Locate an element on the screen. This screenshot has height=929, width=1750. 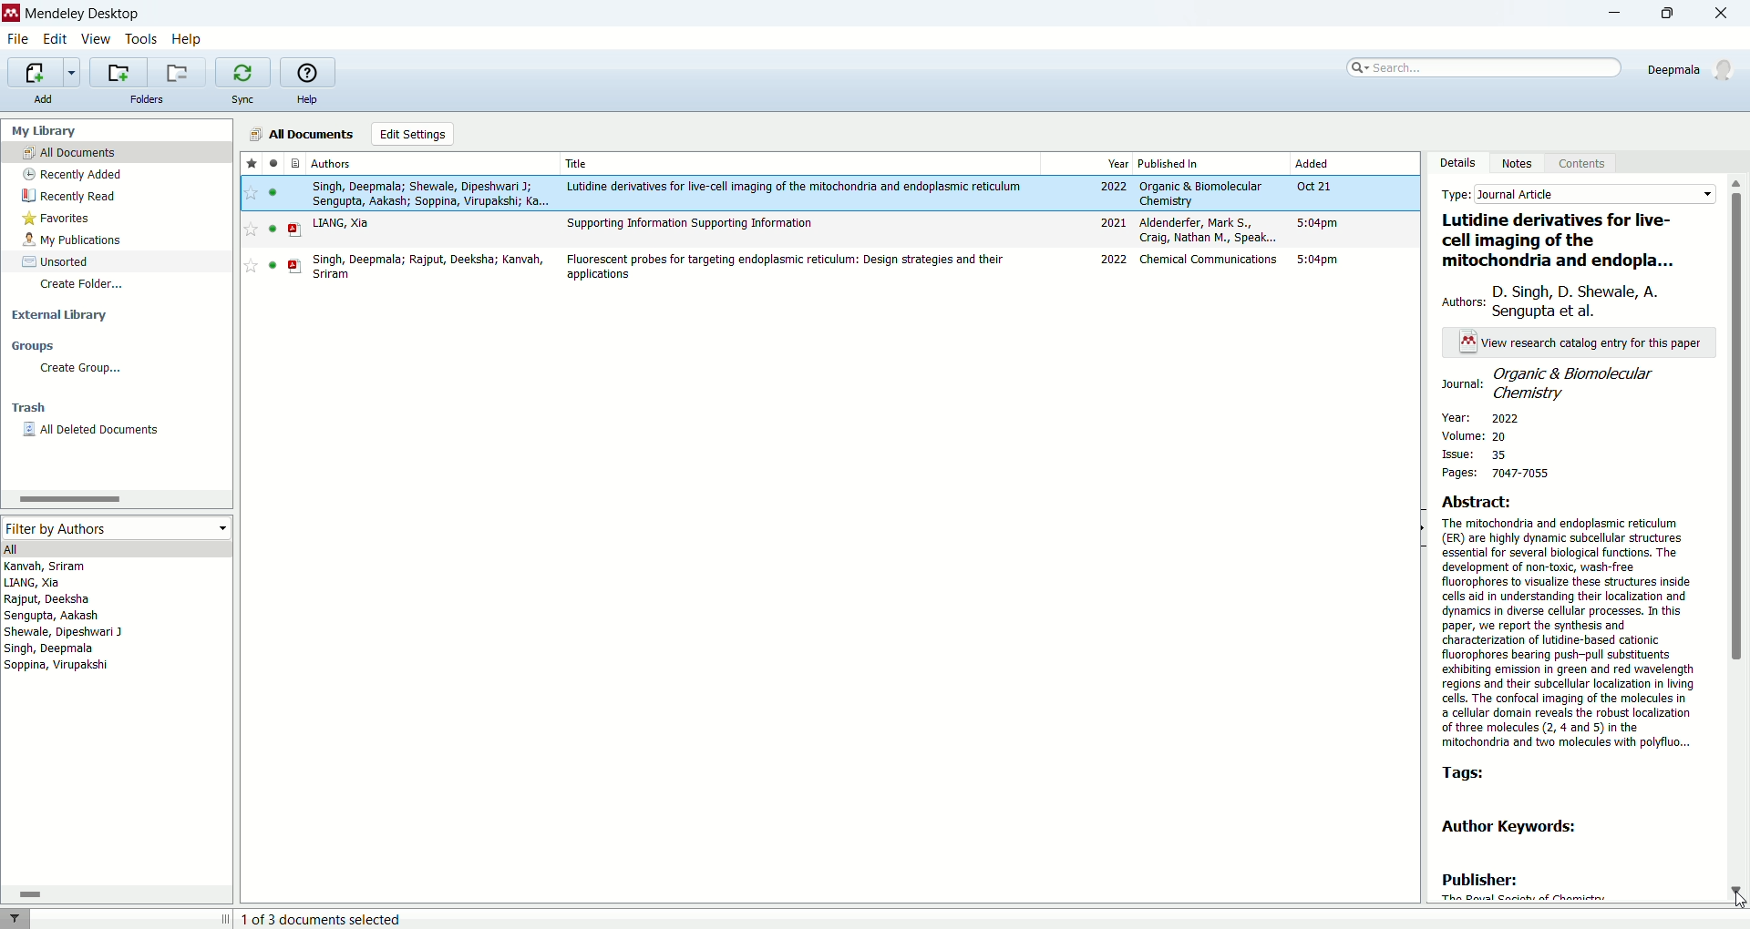
minimize is located at coordinates (1606, 15).